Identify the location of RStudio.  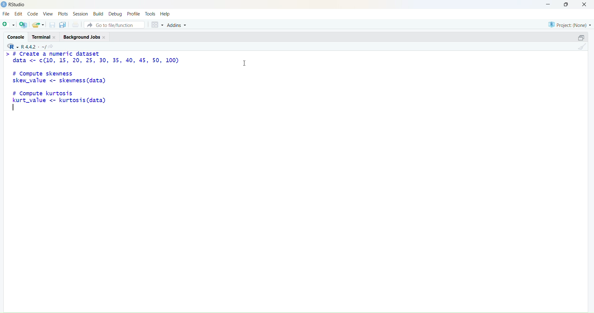
(13, 5).